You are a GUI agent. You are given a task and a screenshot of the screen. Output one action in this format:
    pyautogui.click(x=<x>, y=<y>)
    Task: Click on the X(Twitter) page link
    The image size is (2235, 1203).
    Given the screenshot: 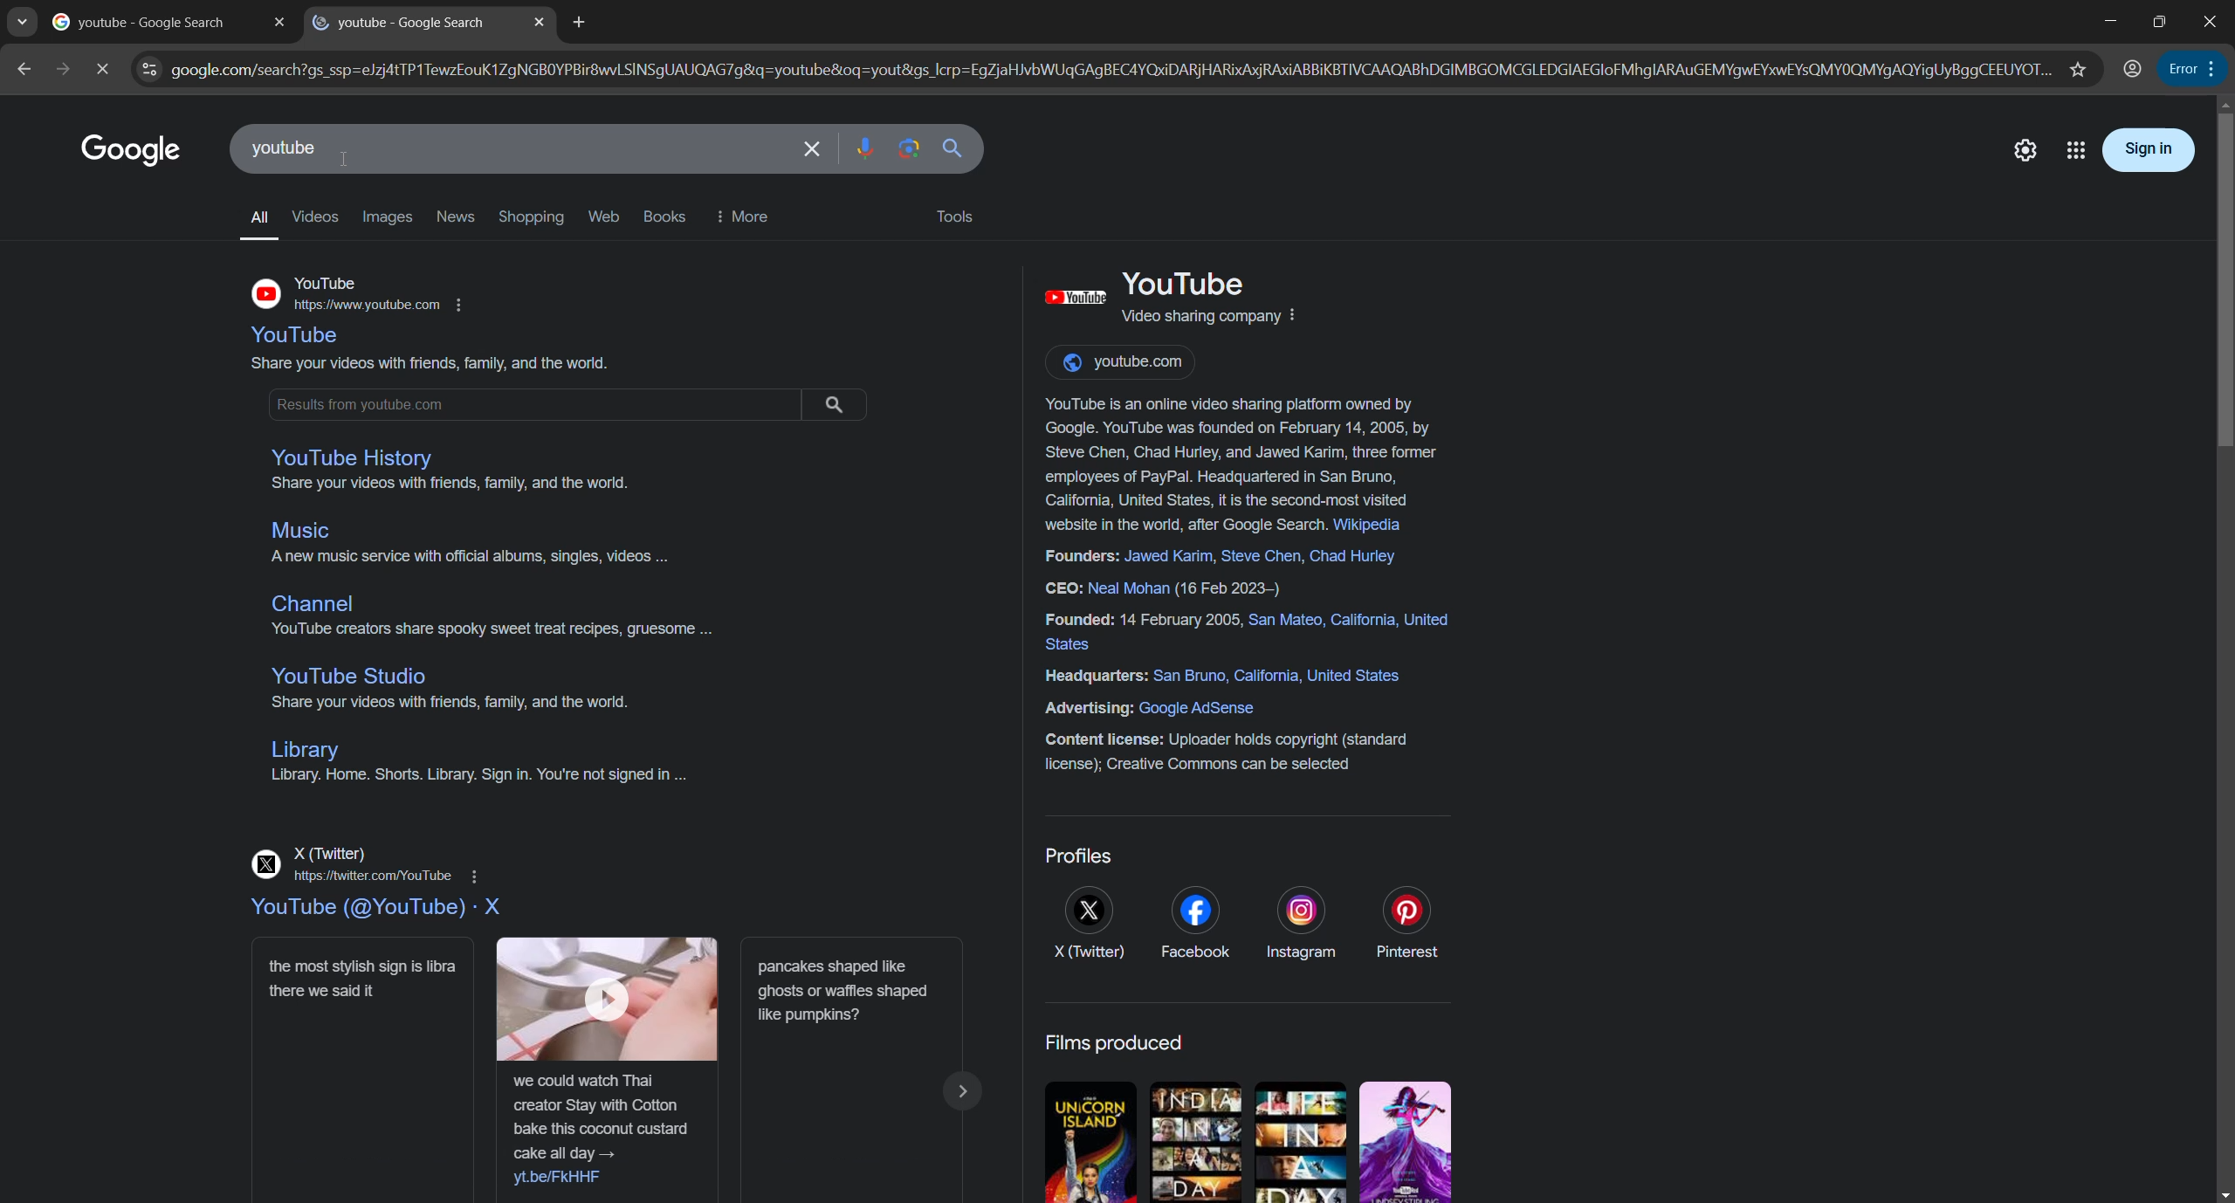 What is the action you would take?
    pyautogui.click(x=369, y=864)
    